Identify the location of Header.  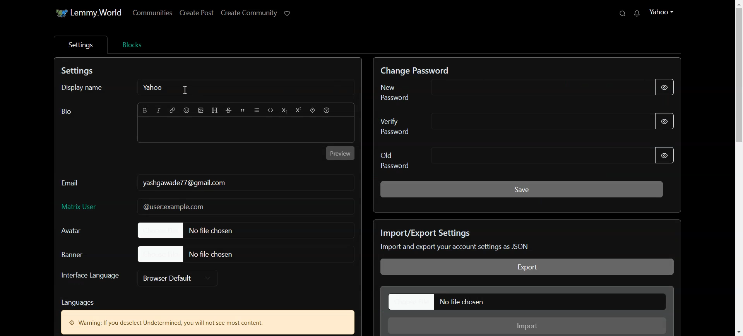
(216, 110).